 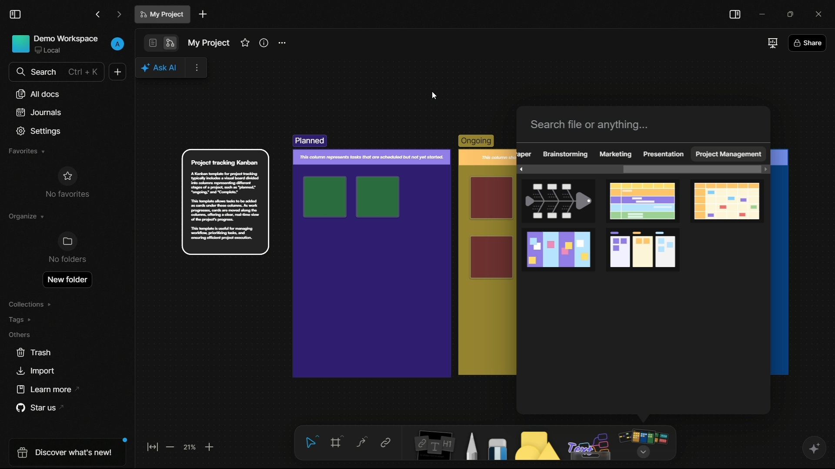 What do you see at coordinates (336, 253) in the screenshot?
I see `template` at bounding box center [336, 253].